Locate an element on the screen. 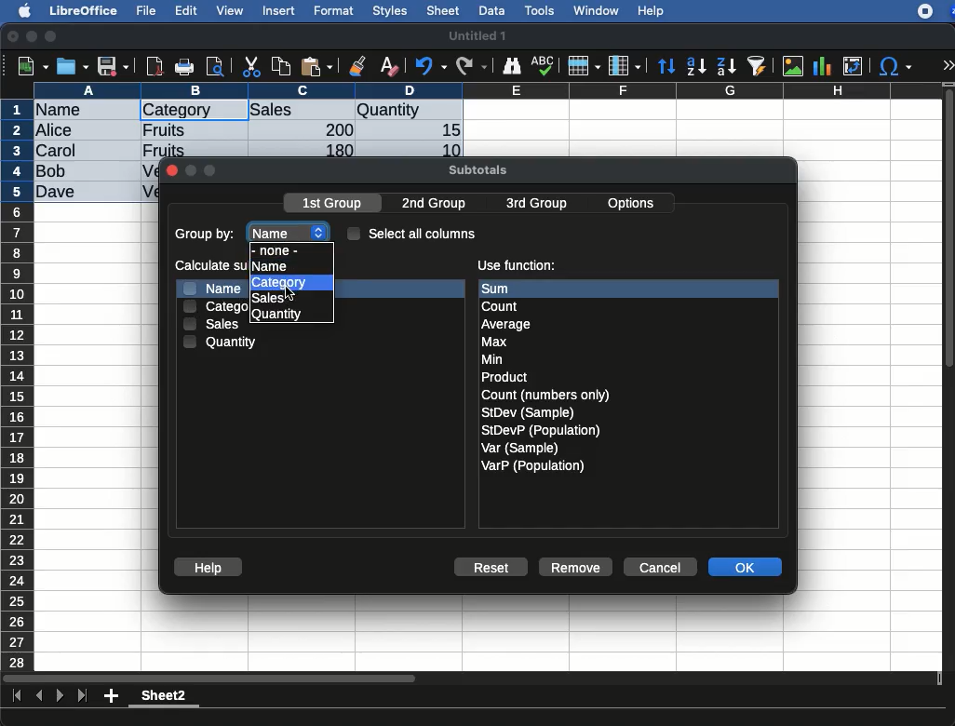  Fruits is located at coordinates (165, 129).